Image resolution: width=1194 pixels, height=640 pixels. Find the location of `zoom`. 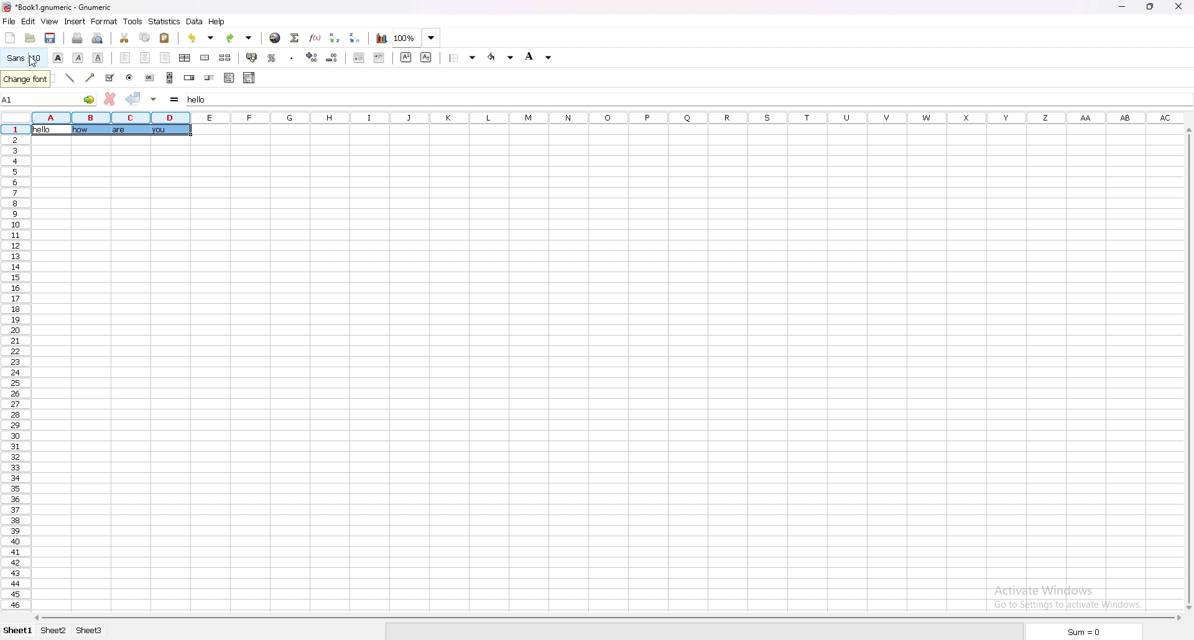

zoom is located at coordinates (417, 38).